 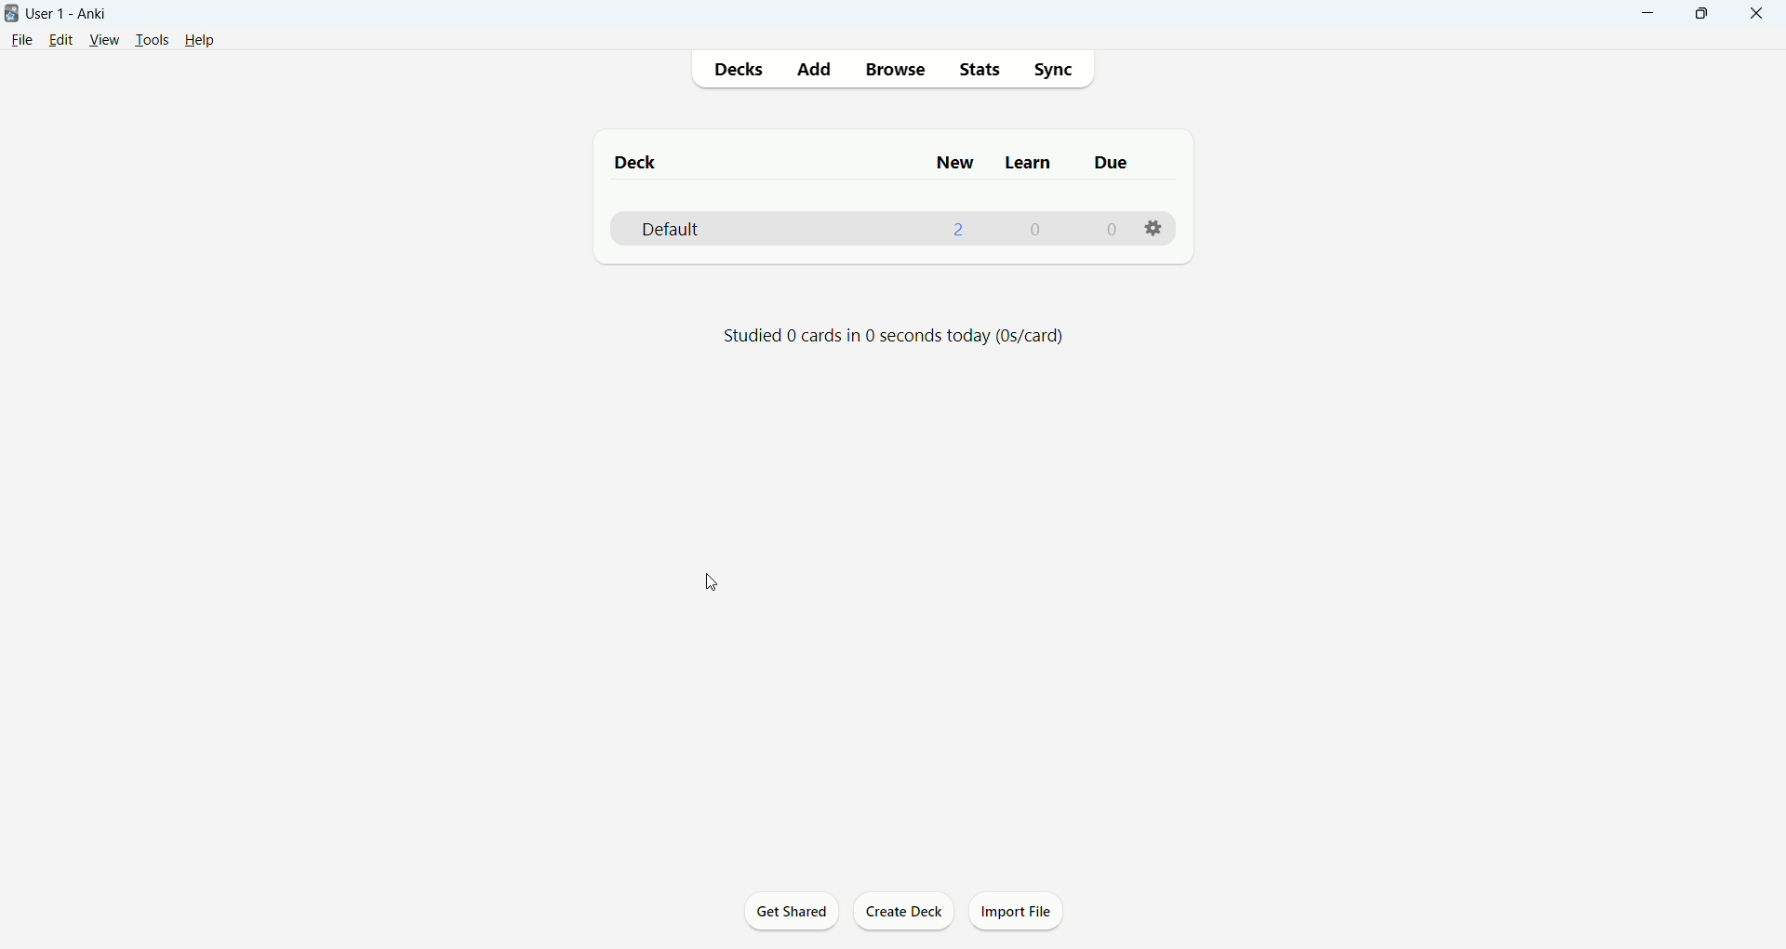 I want to click on new, so click(x=953, y=164).